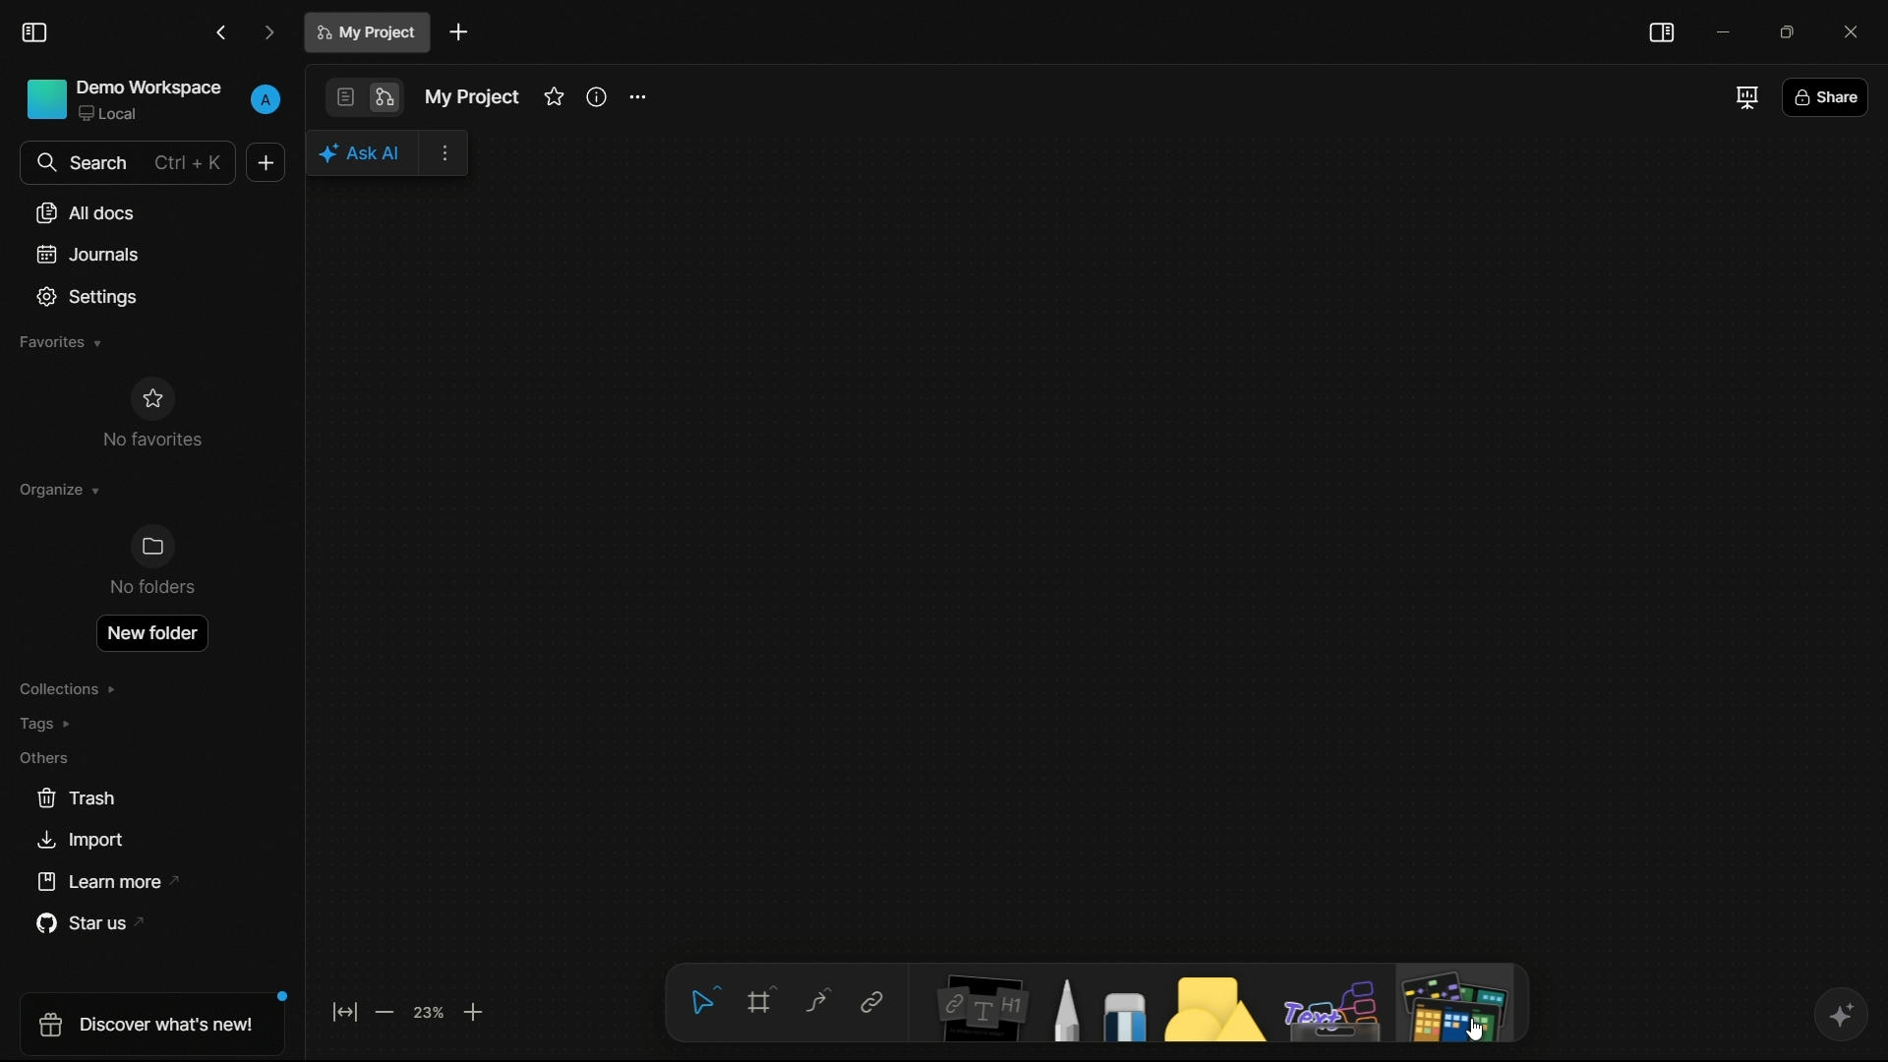  What do you see at coordinates (701, 999) in the screenshot?
I see `select` at bounding box center [701, 999].